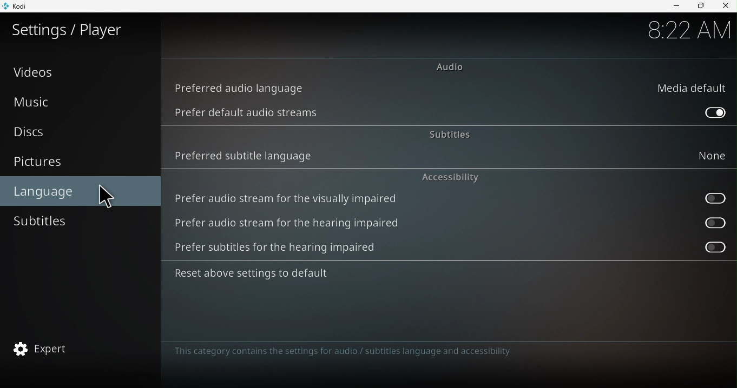 Image resolution: width=737 pixels, height=388 pixels. Describe the element at coordinates (451, 87) in the screenshot. I see `Preferred audio language : Media Default` at that location.